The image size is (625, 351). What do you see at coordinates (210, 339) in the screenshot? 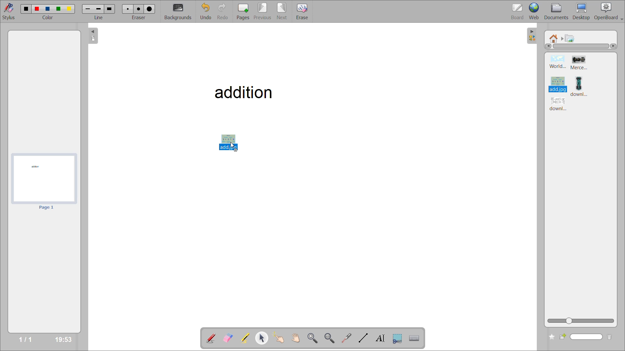
I see `annotate document` at bounding box center [210, 339].